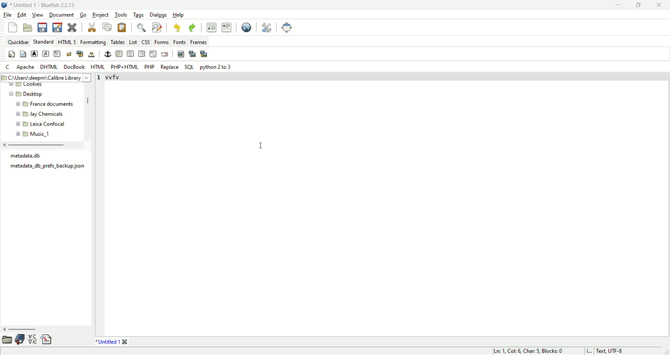 This screenshot has height=355, width=670. What do you see at coordinates (48, 66) in the screenshot?
I see `DHTML` at bounding box center [48, 66].